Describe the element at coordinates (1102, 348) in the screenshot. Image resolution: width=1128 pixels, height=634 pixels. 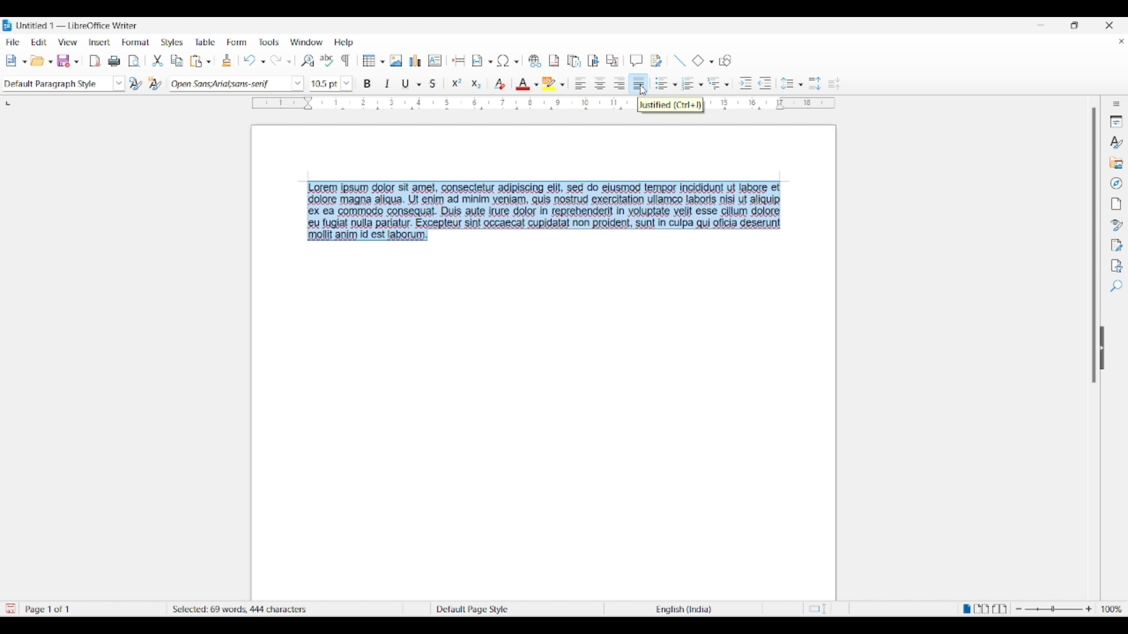
I see `Hide right sidebar` at that location.